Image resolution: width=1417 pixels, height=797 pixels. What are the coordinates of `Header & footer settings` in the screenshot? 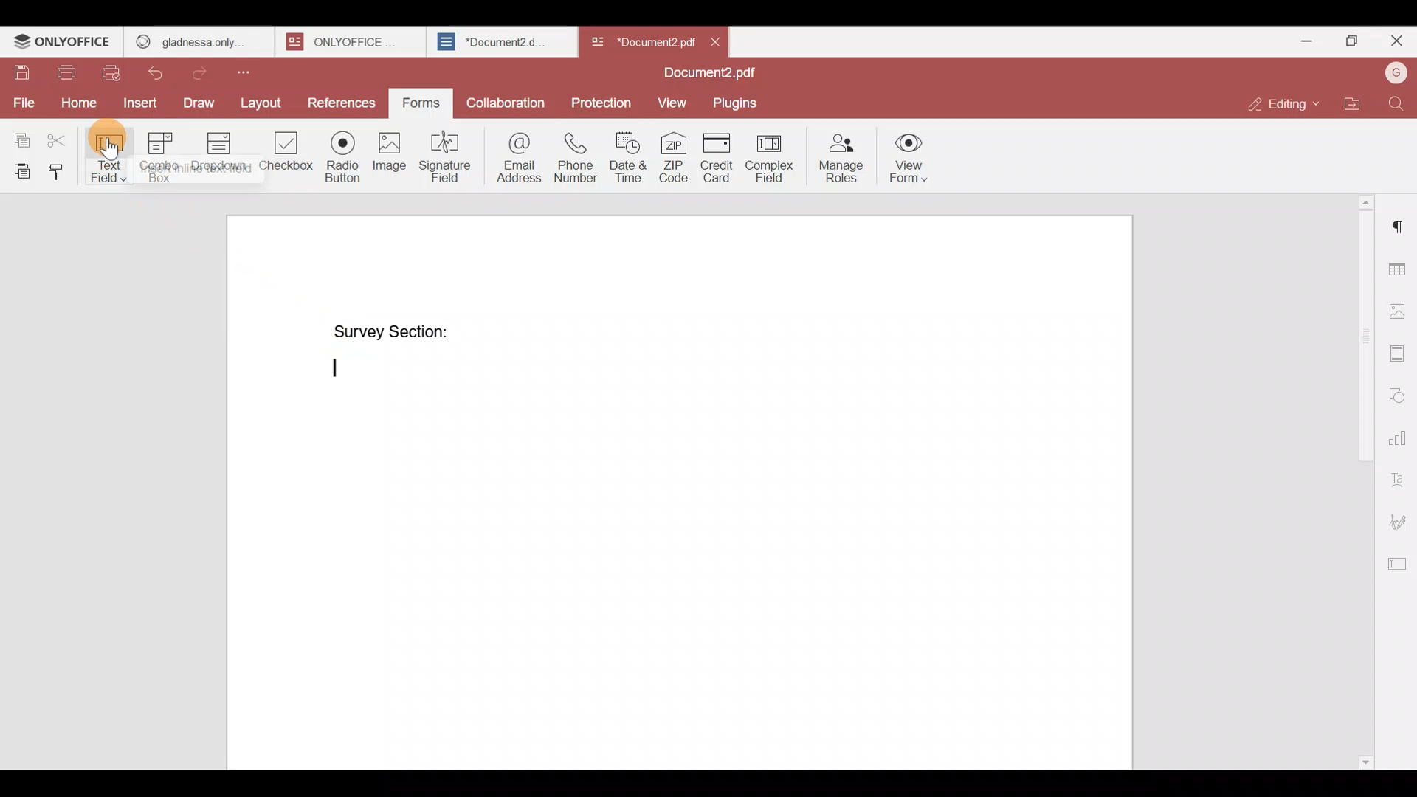 It's located at (1400, 357).